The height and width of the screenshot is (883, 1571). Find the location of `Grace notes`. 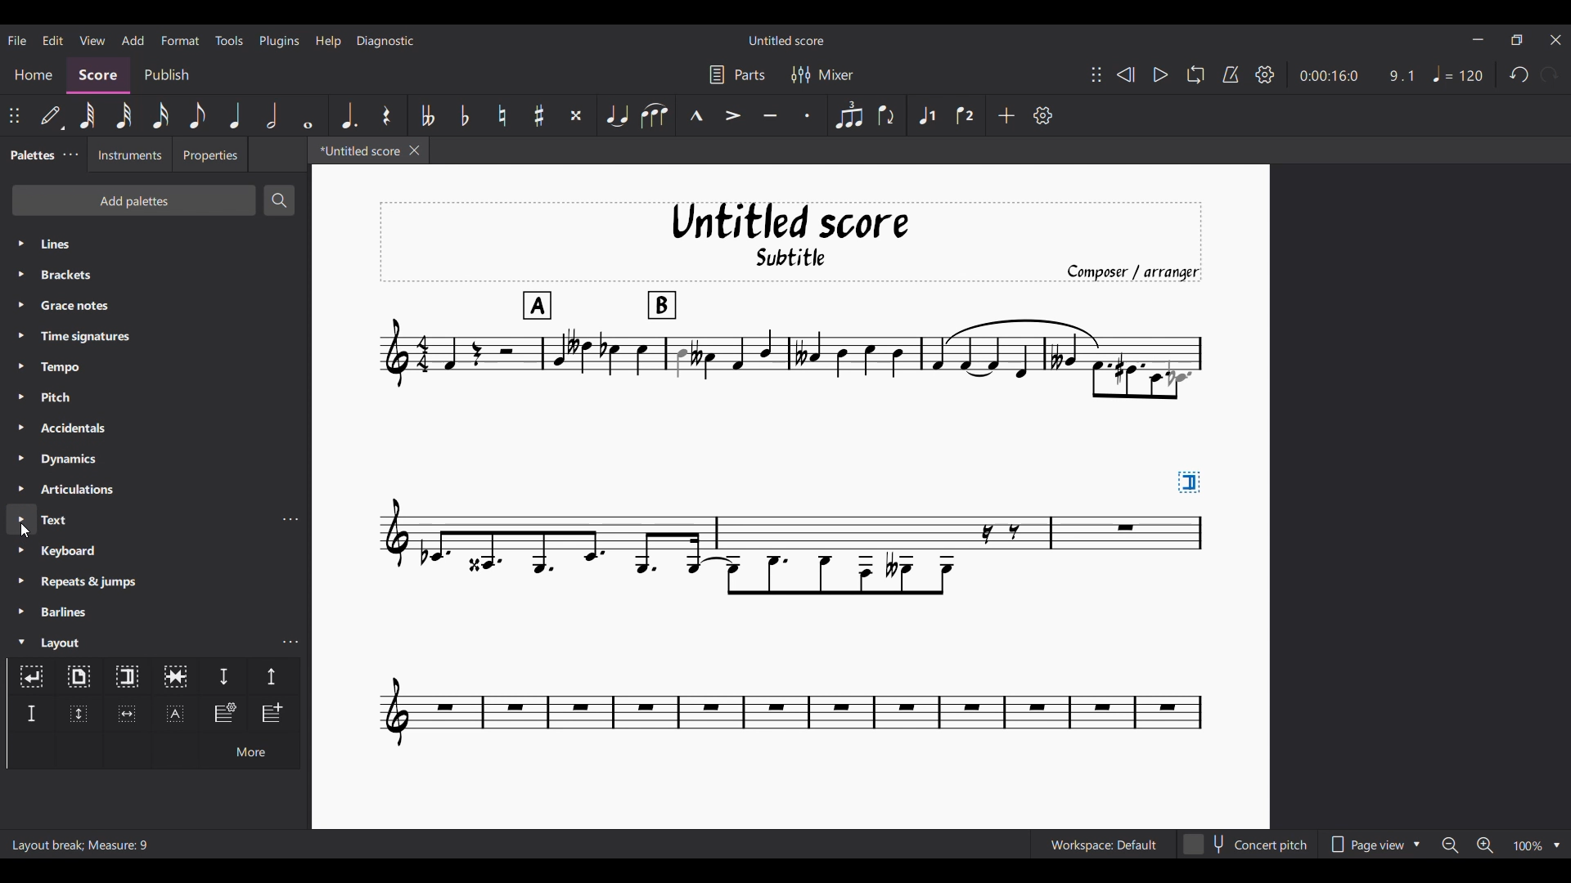

Grace notes is located at coordinates (155, 305).